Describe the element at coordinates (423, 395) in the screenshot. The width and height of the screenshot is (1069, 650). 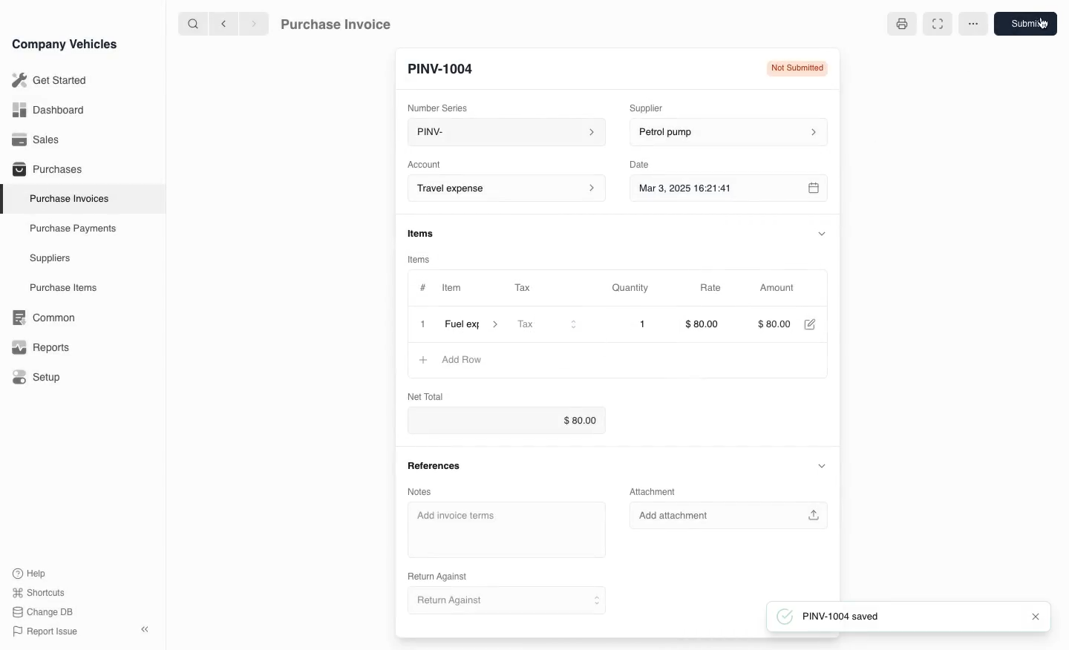
I see `Net Total` at that location.